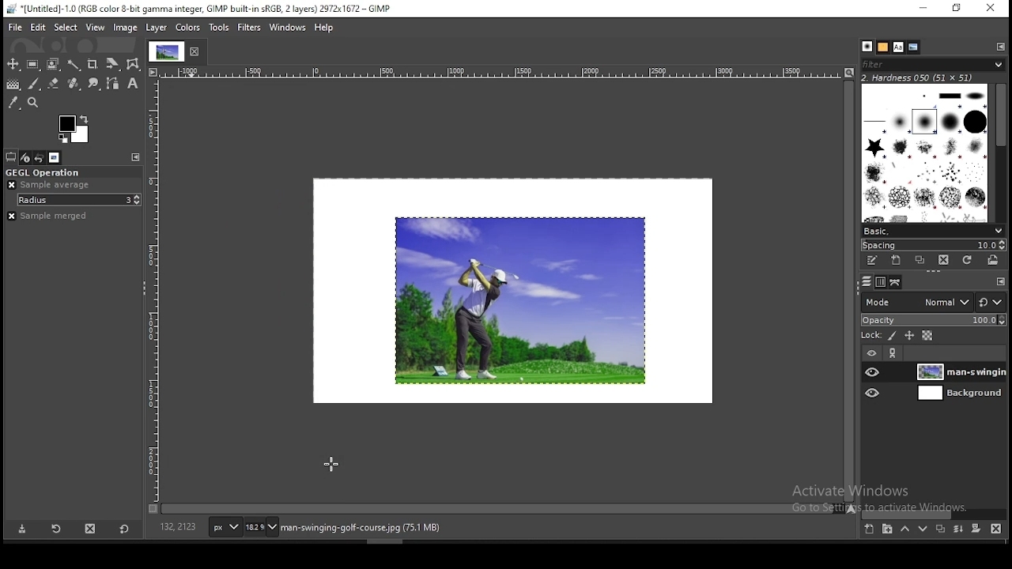 The width and height of the screenshot is (1012, 569). What do you see at coordinates (89, 529) in the screenshot?
I see `delete tool preset` at bounding box center [89, 529].